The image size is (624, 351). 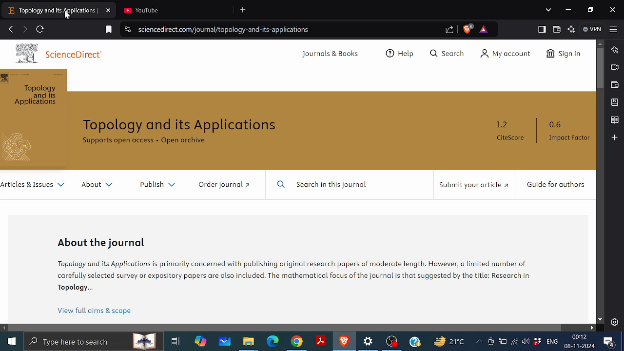 I want to click on Move right, so click(x=591, y=328).